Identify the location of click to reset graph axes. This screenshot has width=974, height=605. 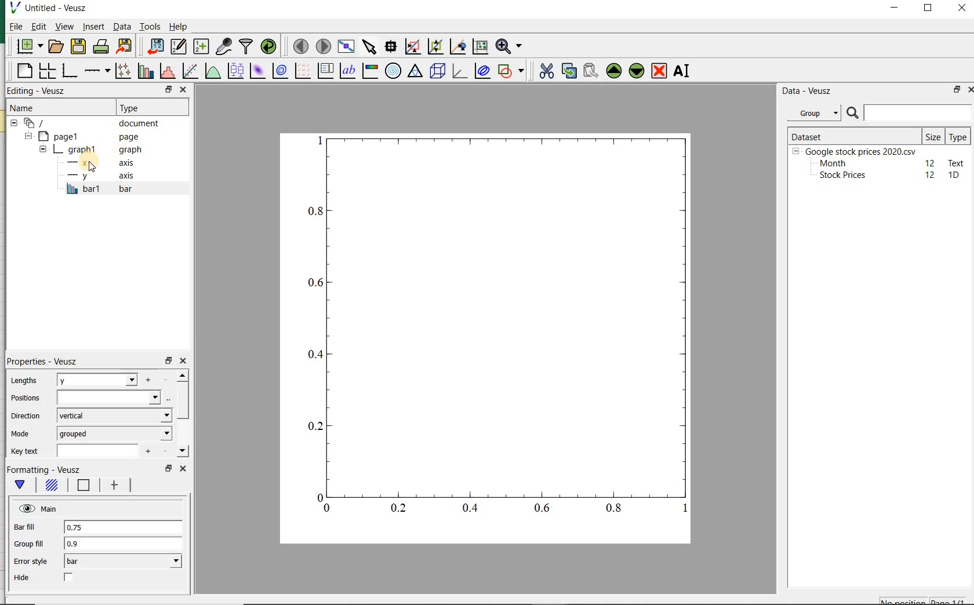
(479, 47).